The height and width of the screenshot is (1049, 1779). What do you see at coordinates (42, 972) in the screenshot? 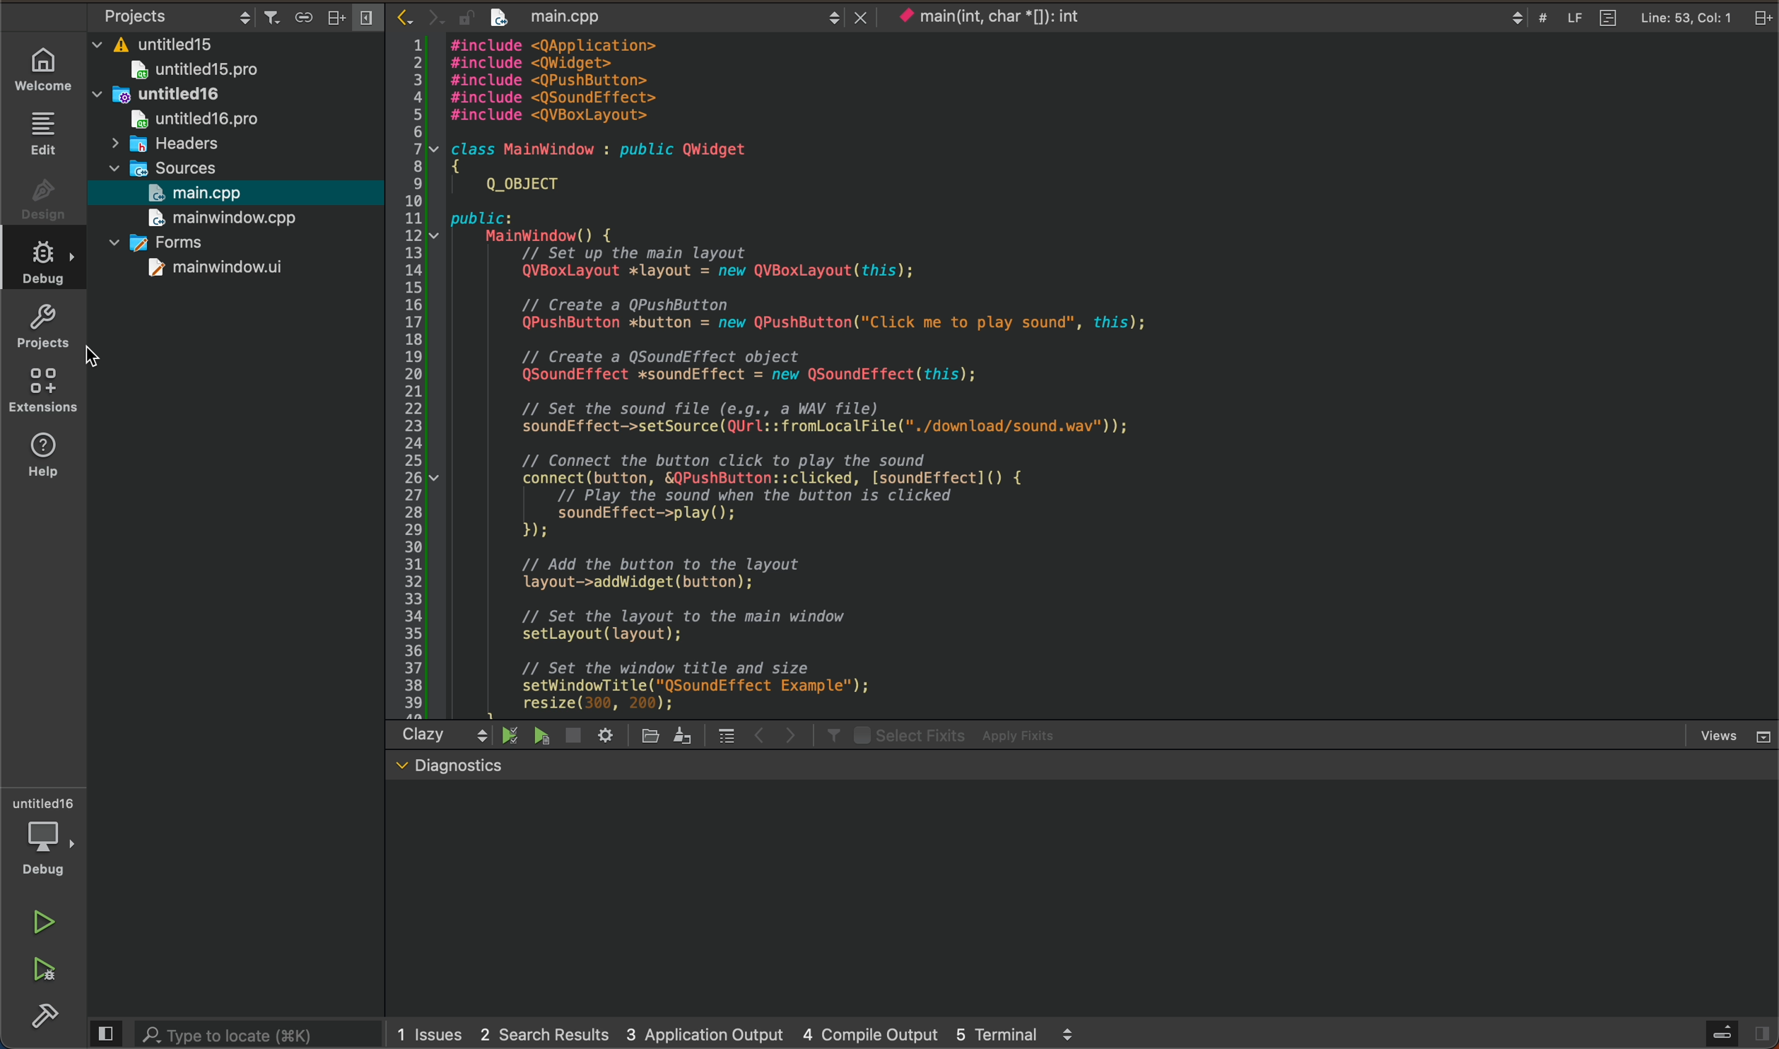
I see `run and debug` at bounding box center [42, 972].